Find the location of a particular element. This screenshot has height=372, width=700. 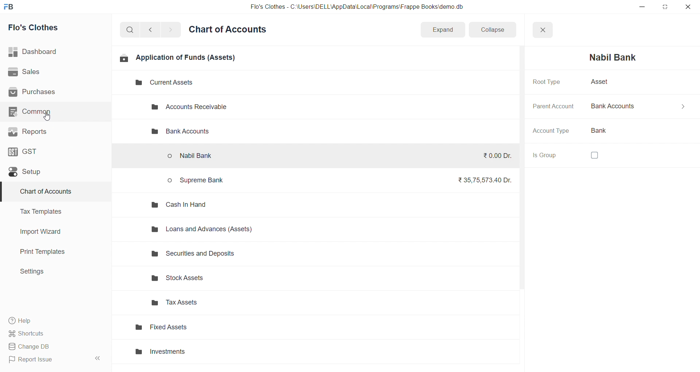

Collapse sidebar is located at coordinates (98, 360).